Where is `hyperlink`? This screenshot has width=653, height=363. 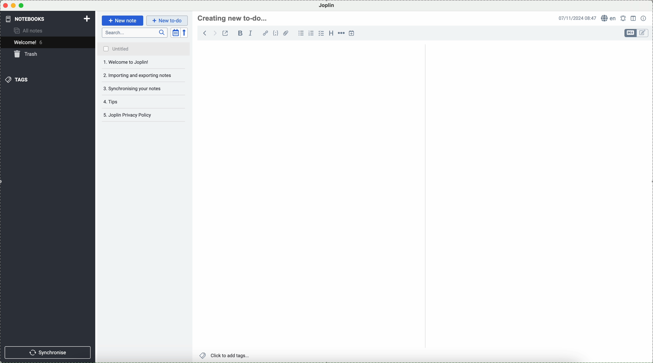 hyperlink is located at coordinates (265, 33).